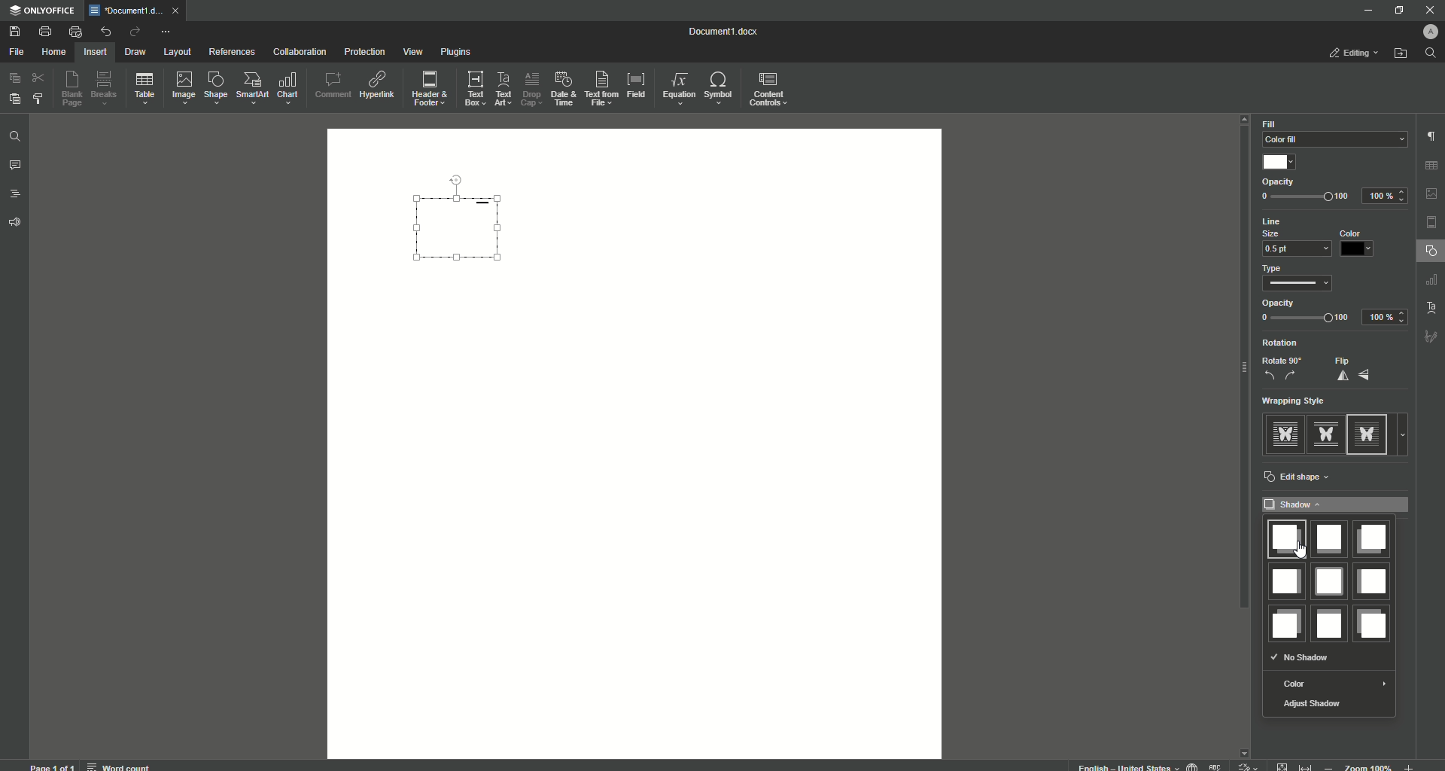 The height and width of the screenshot is (771, 1445). Describe the element at coordinates (1280, 222) in the screenshot. I see `Line ` at that location.